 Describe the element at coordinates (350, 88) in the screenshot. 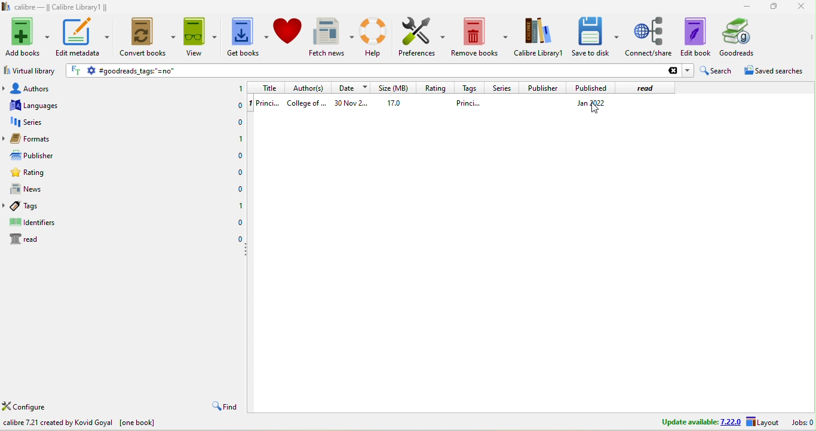

I see `date` at that location.